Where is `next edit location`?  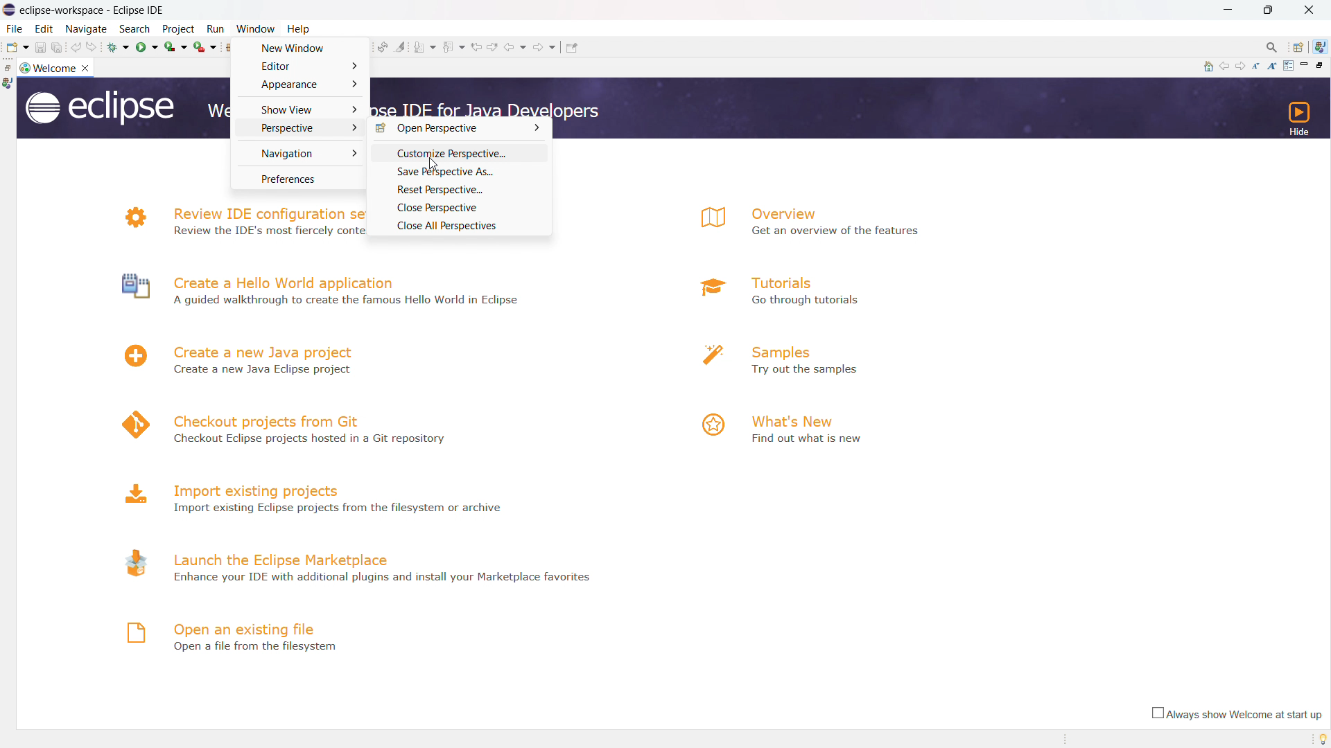
next edit location is located at coordinates (494, 46).